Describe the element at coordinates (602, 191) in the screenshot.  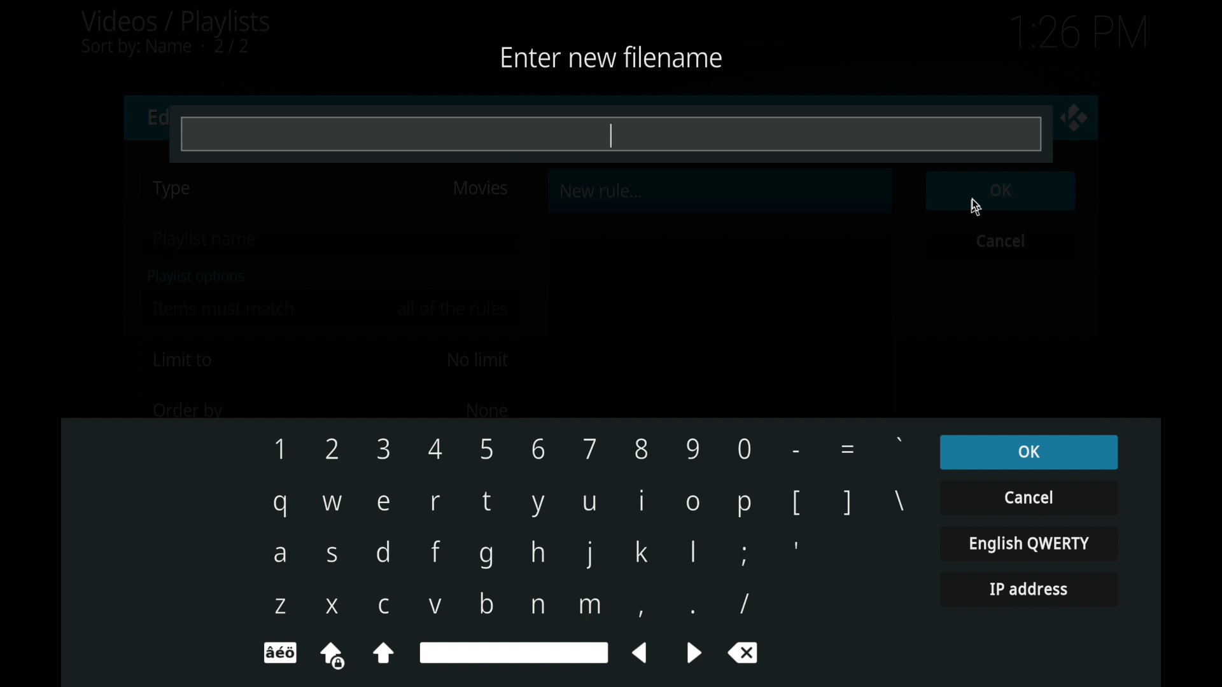
I see `new rule` at that location.